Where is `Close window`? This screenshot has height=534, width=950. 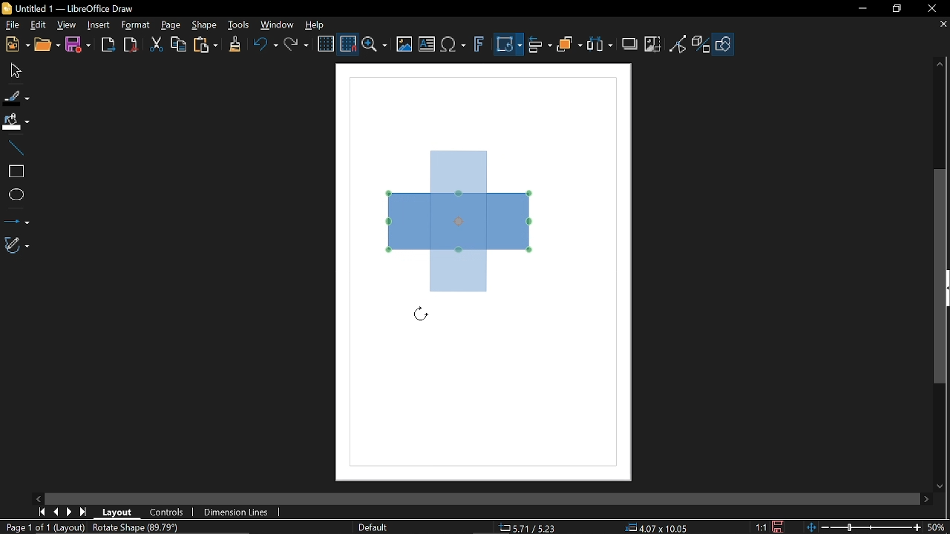 Close window is located at coordinates (931, 8).